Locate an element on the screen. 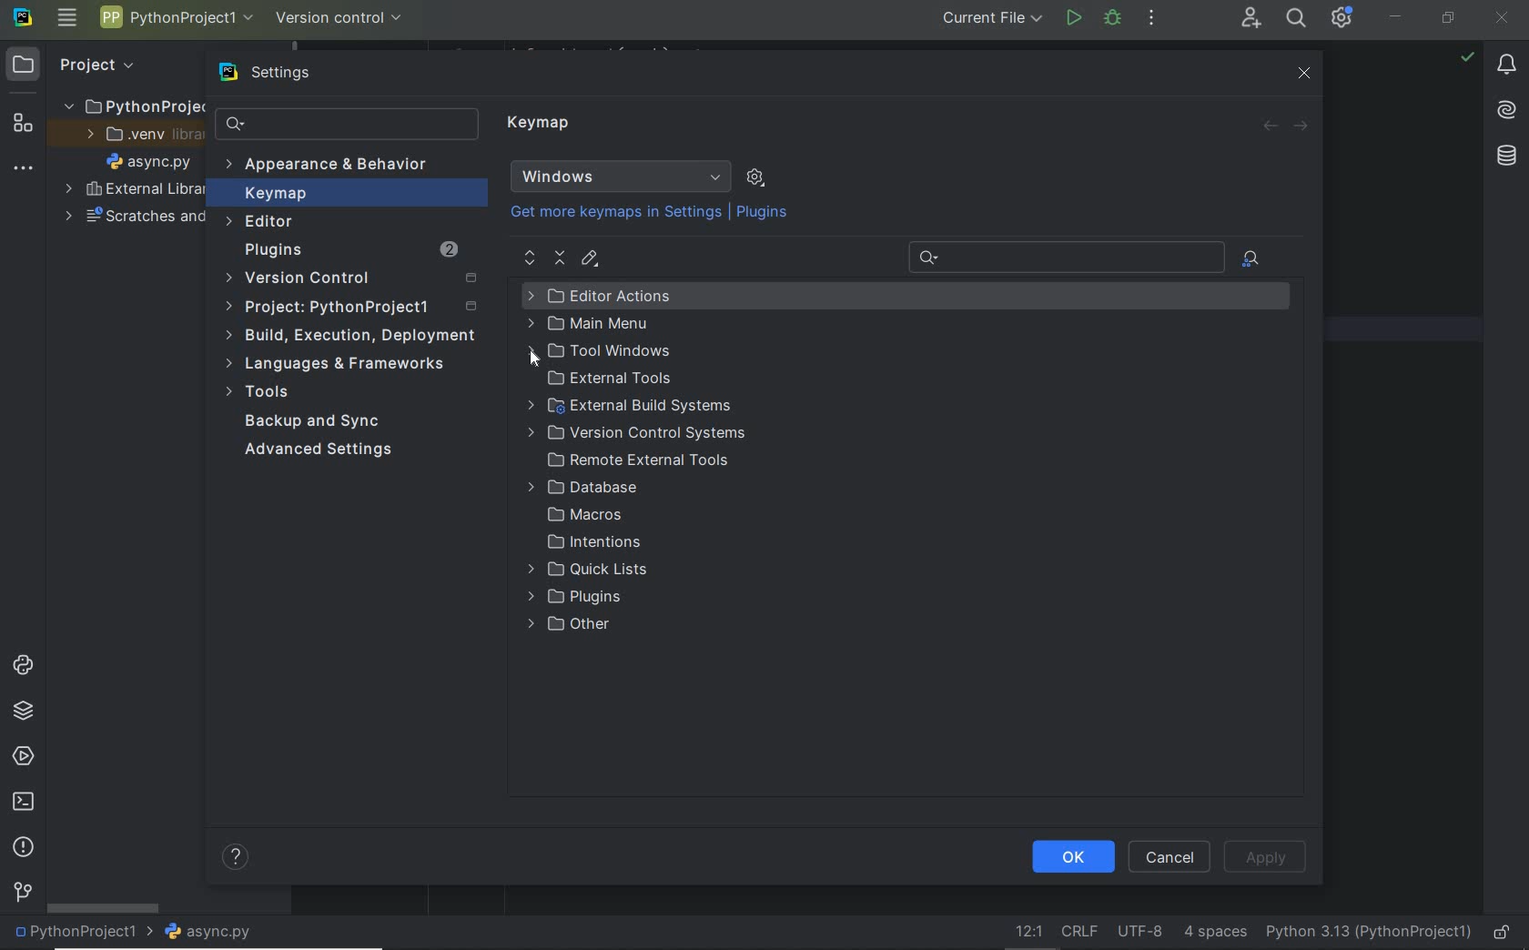 Image resolution: width=1529 pixels, height=950 pixels. database is located at coordinates (1505, 156).